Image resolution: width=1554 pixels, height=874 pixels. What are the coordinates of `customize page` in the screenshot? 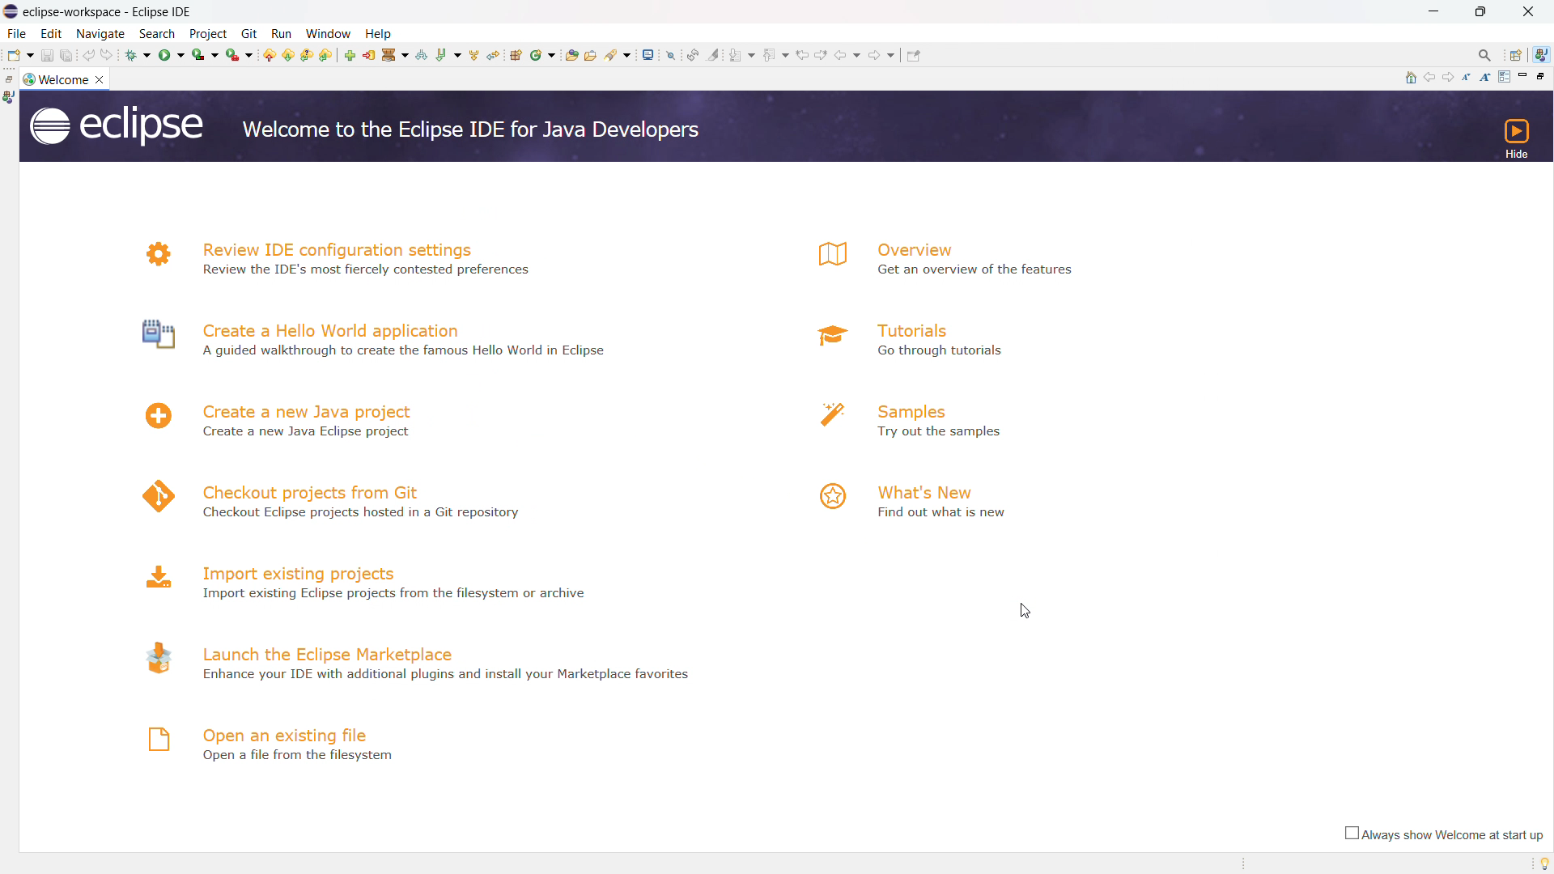 It's located at (1504, 77).